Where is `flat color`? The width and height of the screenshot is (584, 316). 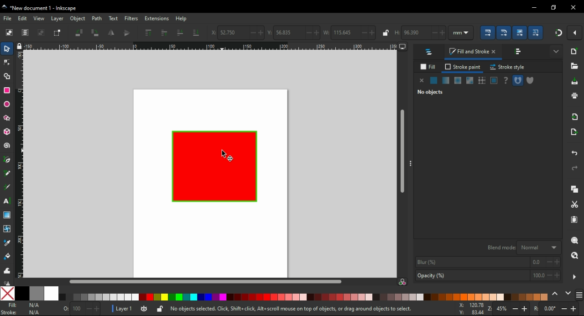
flat color is located at coordinates (434, 80).